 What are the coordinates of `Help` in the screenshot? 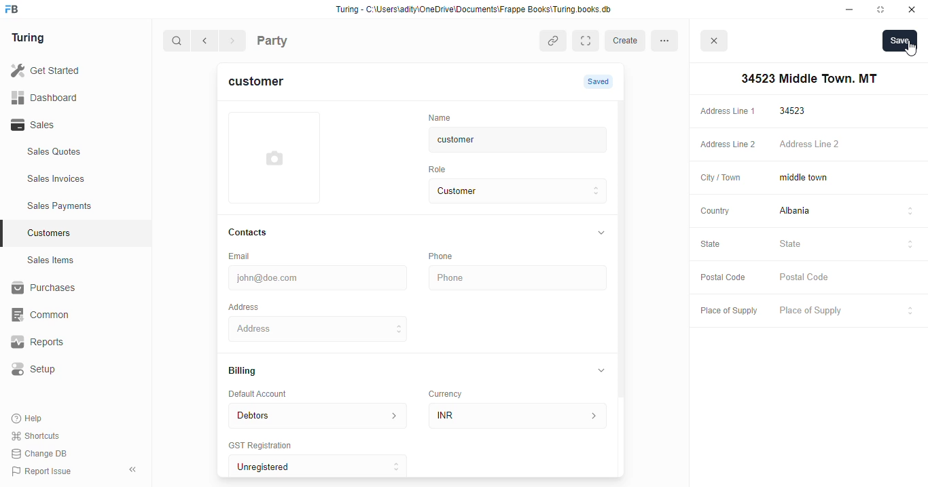 It's located at (29, 419).